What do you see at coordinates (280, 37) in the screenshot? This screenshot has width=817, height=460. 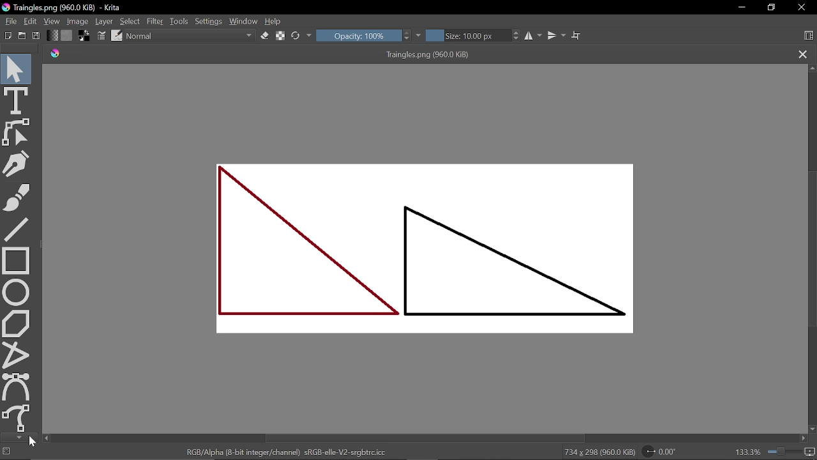 I see `Preserve alpha` at bounding box center [280, 37].